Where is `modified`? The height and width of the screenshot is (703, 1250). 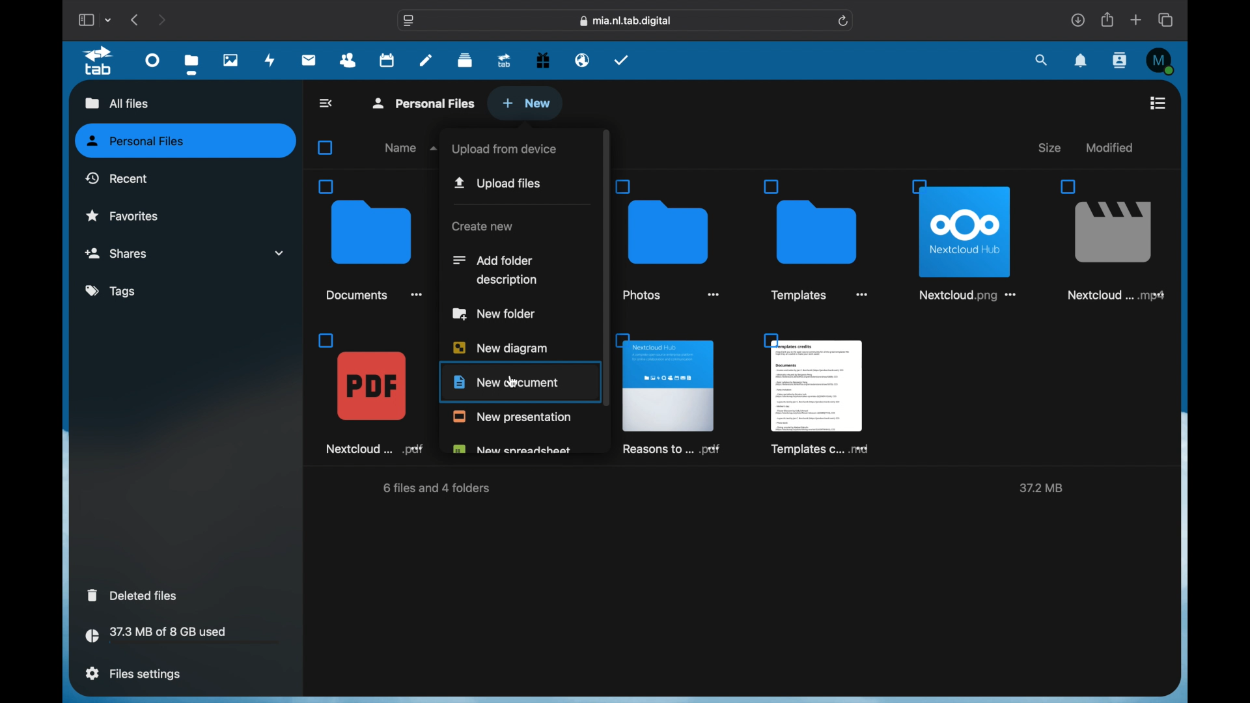 modified is located at coordinates (1108, 147).